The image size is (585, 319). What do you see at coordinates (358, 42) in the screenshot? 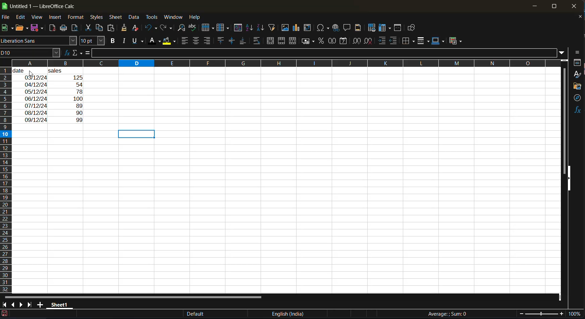
I see `add decimal place` at bounding box center [358, 42].